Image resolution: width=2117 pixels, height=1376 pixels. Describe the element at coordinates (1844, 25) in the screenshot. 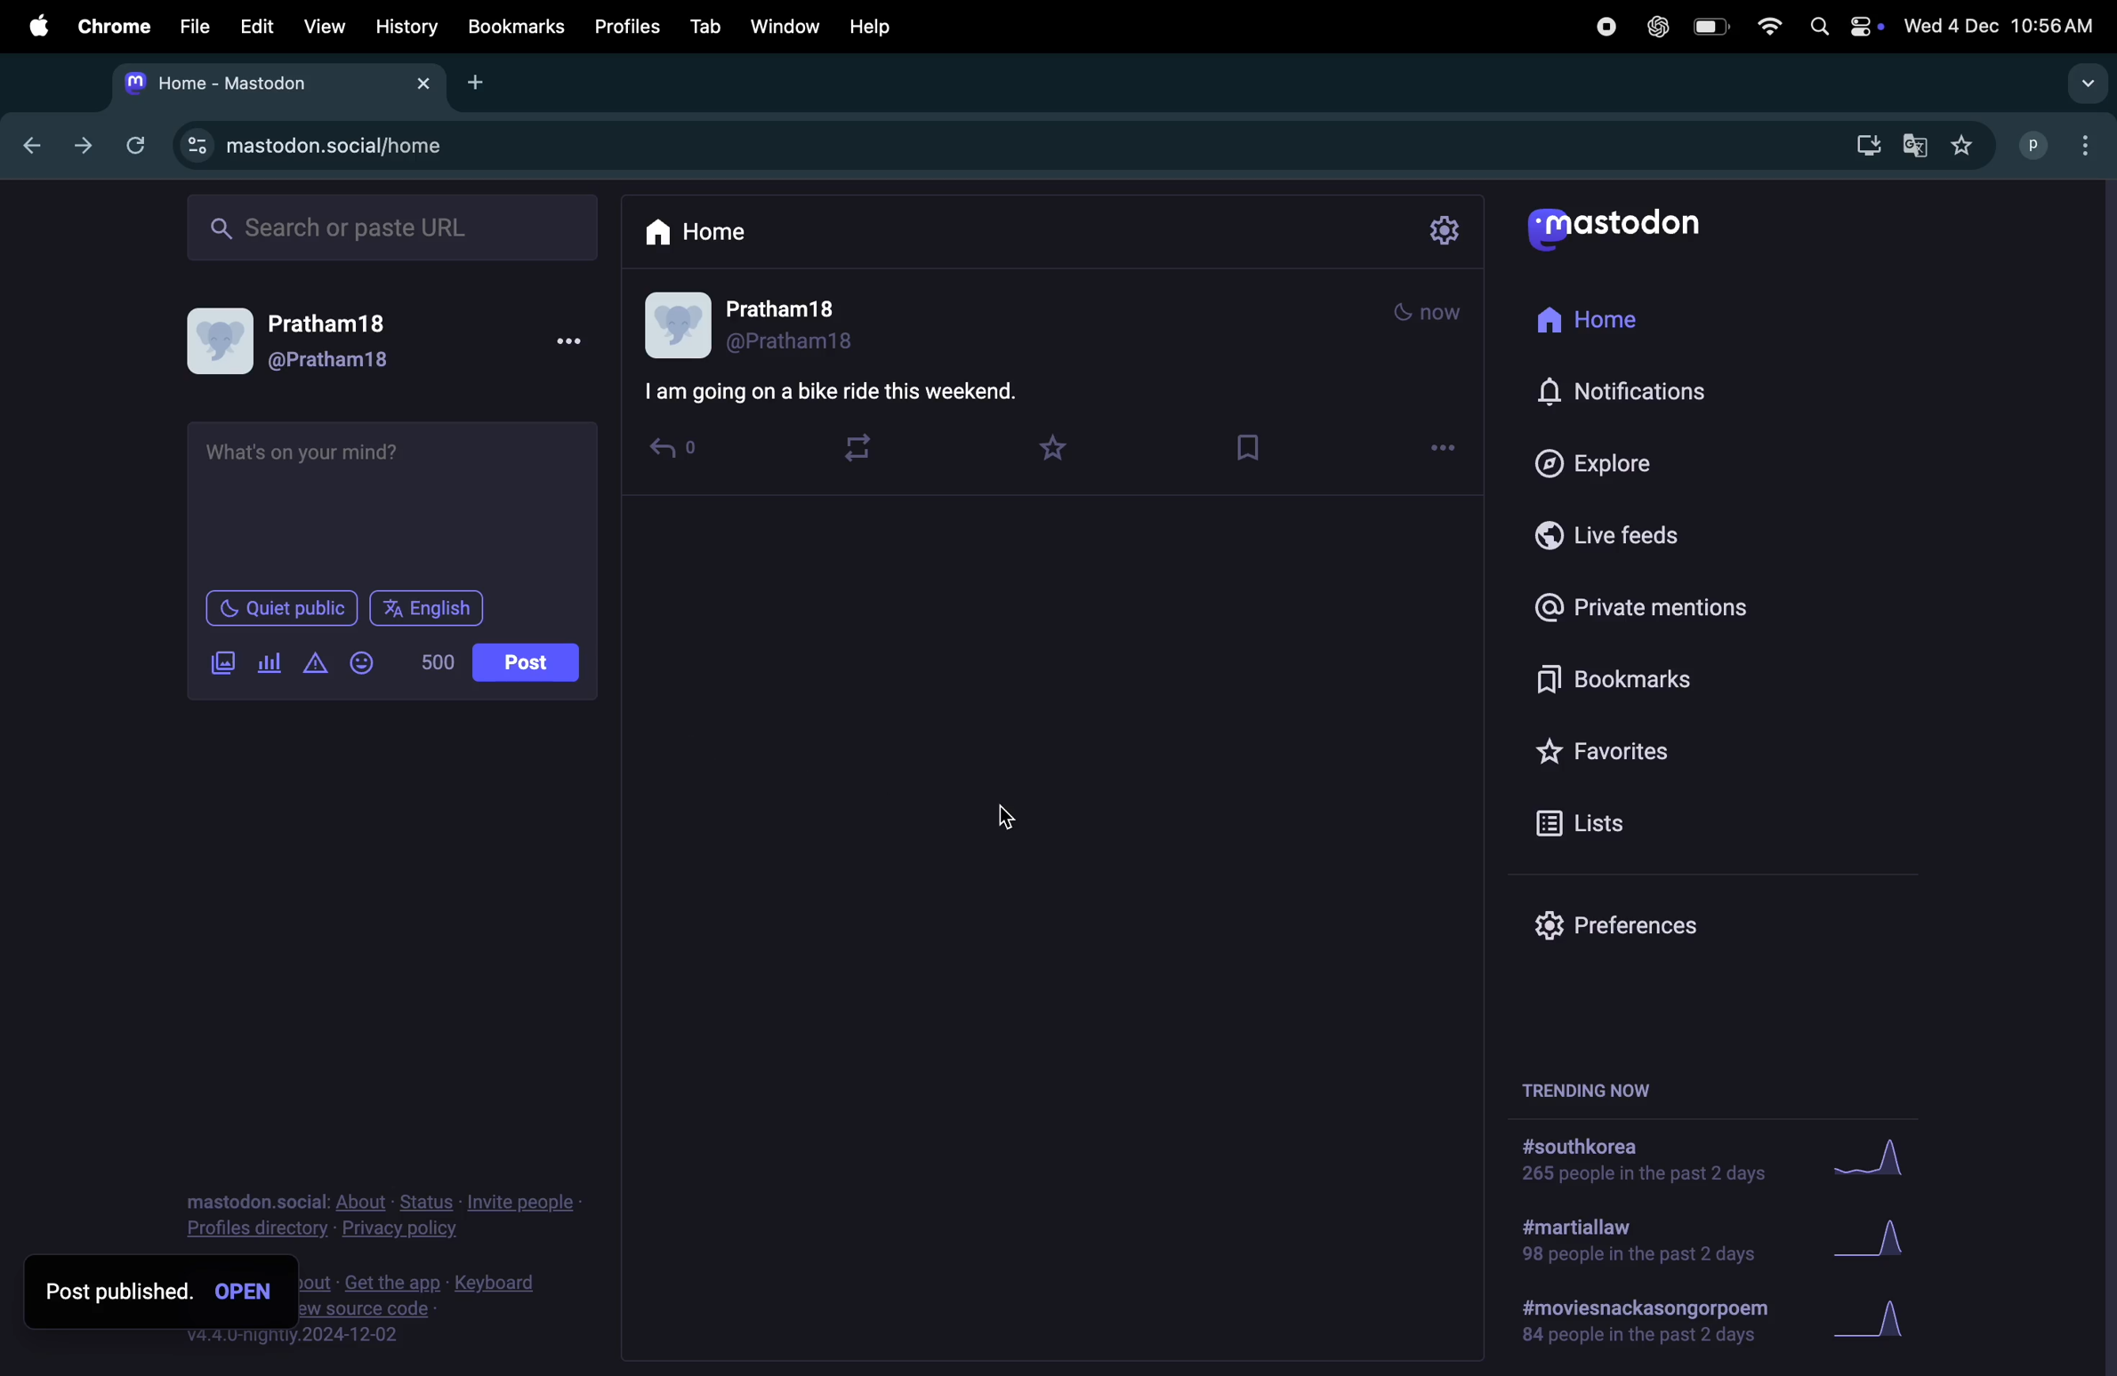

I see `apple widgets` at that location.